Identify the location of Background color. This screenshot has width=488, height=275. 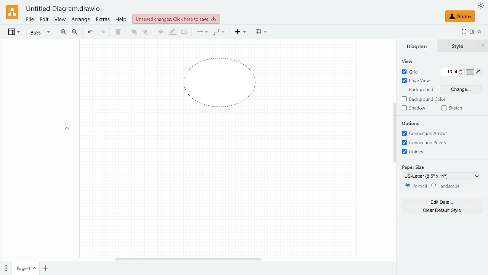
(424, 99).